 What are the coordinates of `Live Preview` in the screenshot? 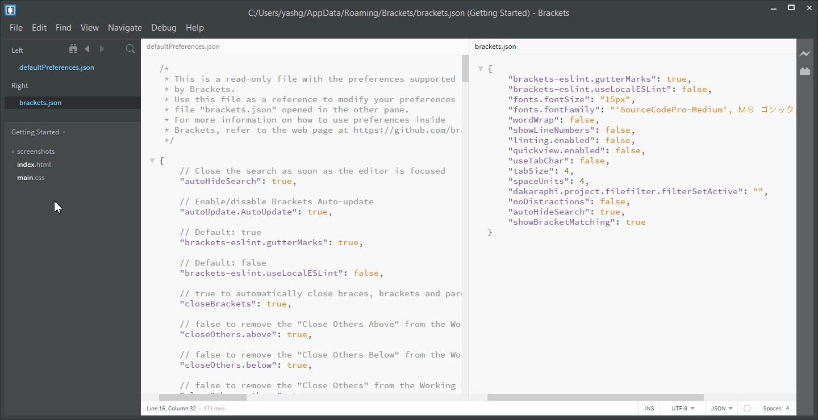 It's located at (806, 53).